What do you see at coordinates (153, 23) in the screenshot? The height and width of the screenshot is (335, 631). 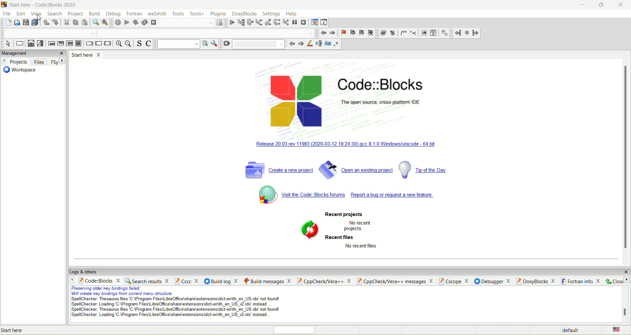 I see `abort` at bounding box center [153, 23].